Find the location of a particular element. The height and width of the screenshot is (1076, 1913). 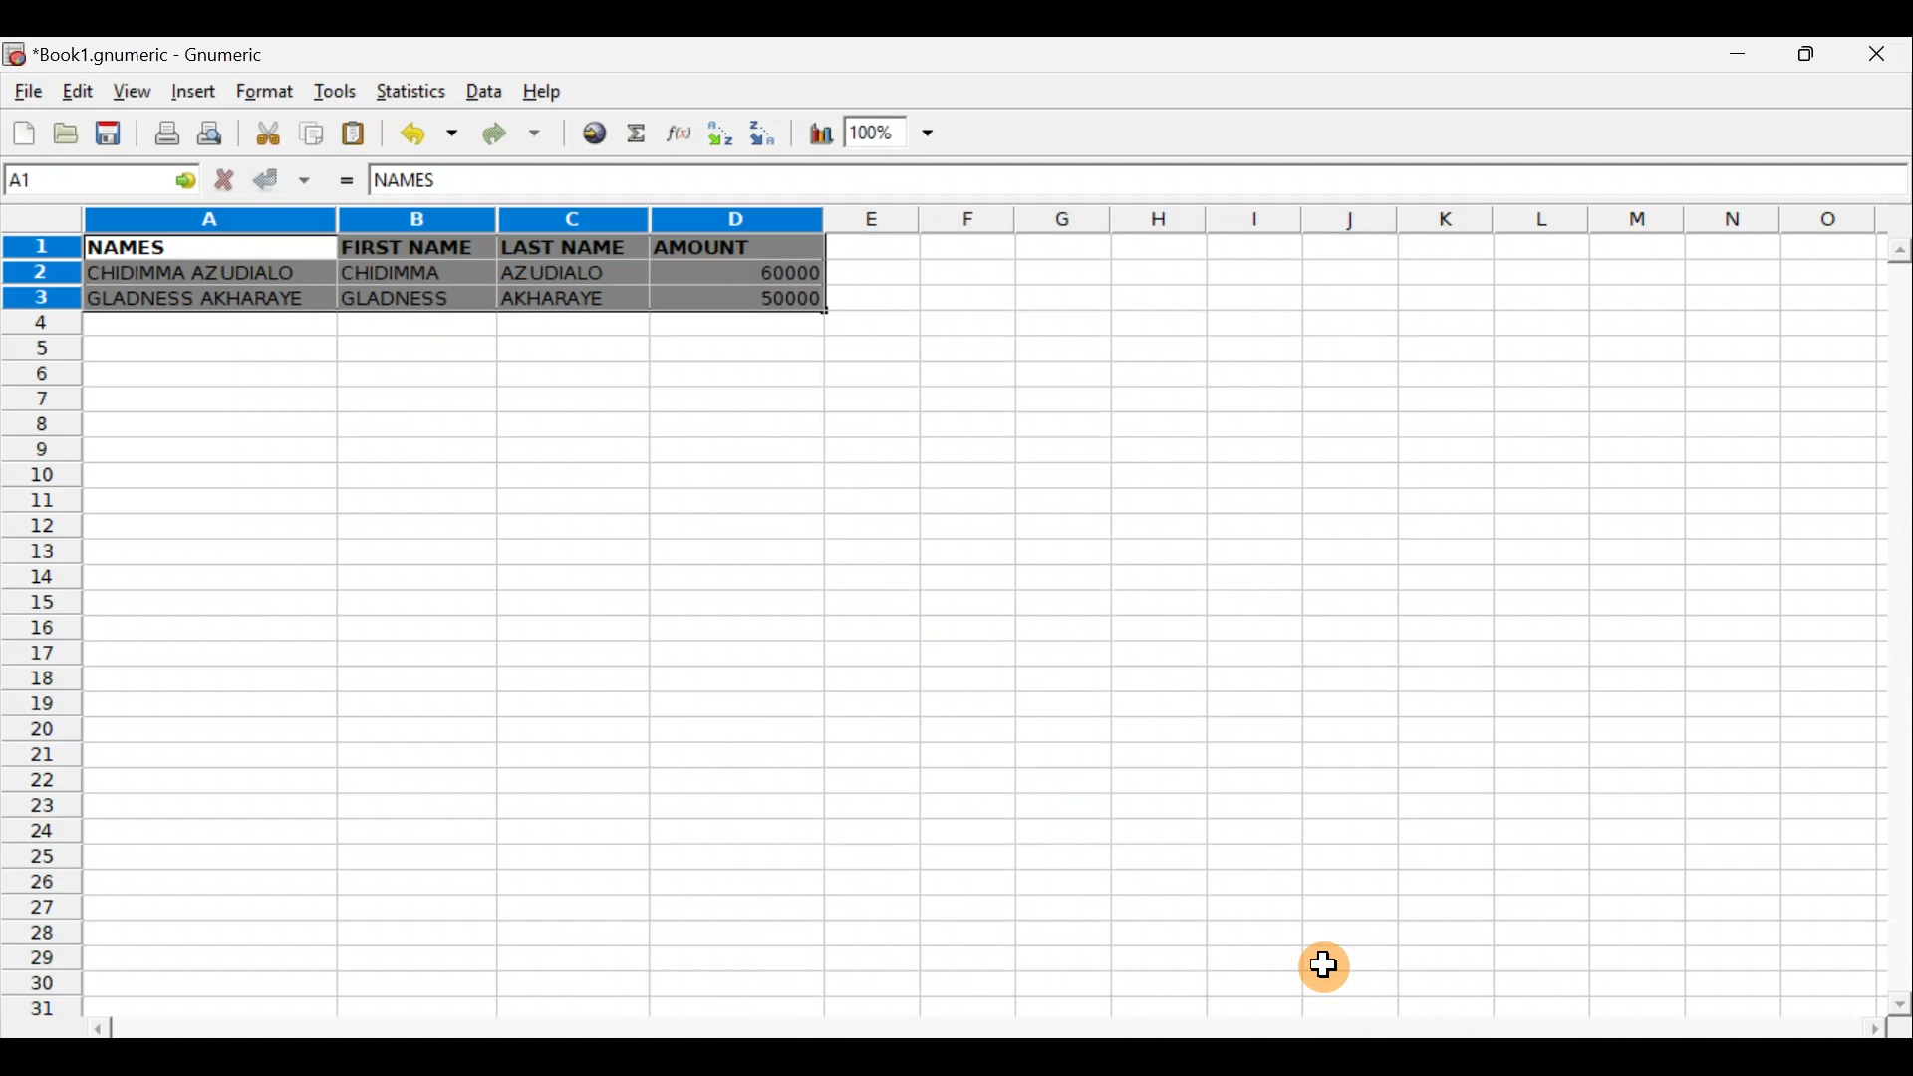

Cancel change is located at coordinates (221, 181).